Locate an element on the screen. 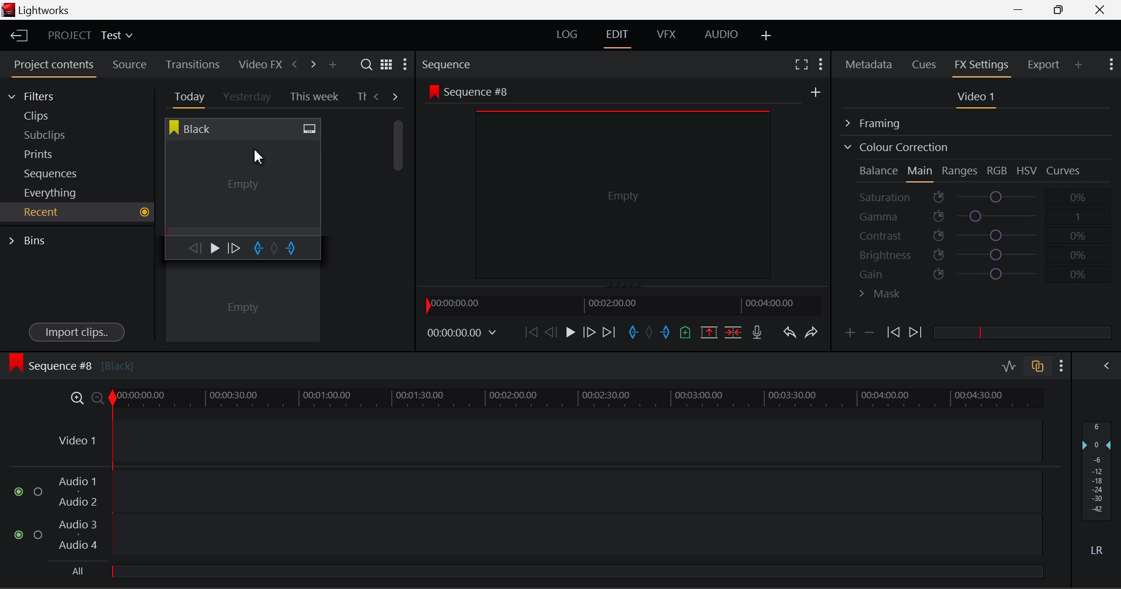 The width and height of the screenshot is (1121, 589). Metadata Panel is located at coordinates (870, 62).